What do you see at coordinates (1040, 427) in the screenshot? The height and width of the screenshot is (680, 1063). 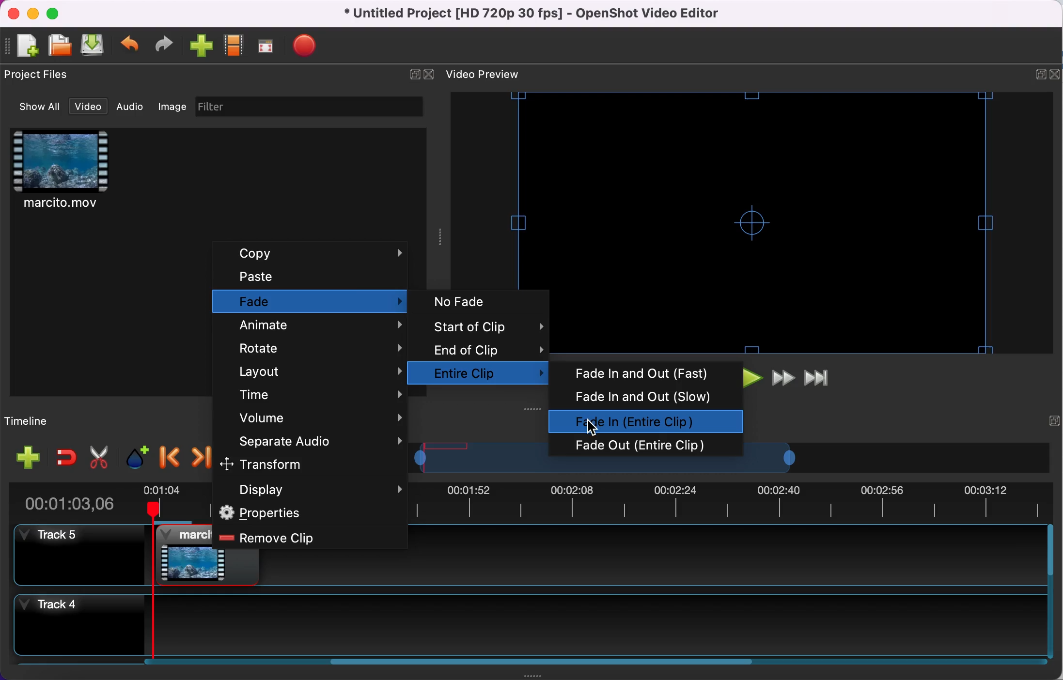 I see `expand/hide` at bounding box center [1040, 427].